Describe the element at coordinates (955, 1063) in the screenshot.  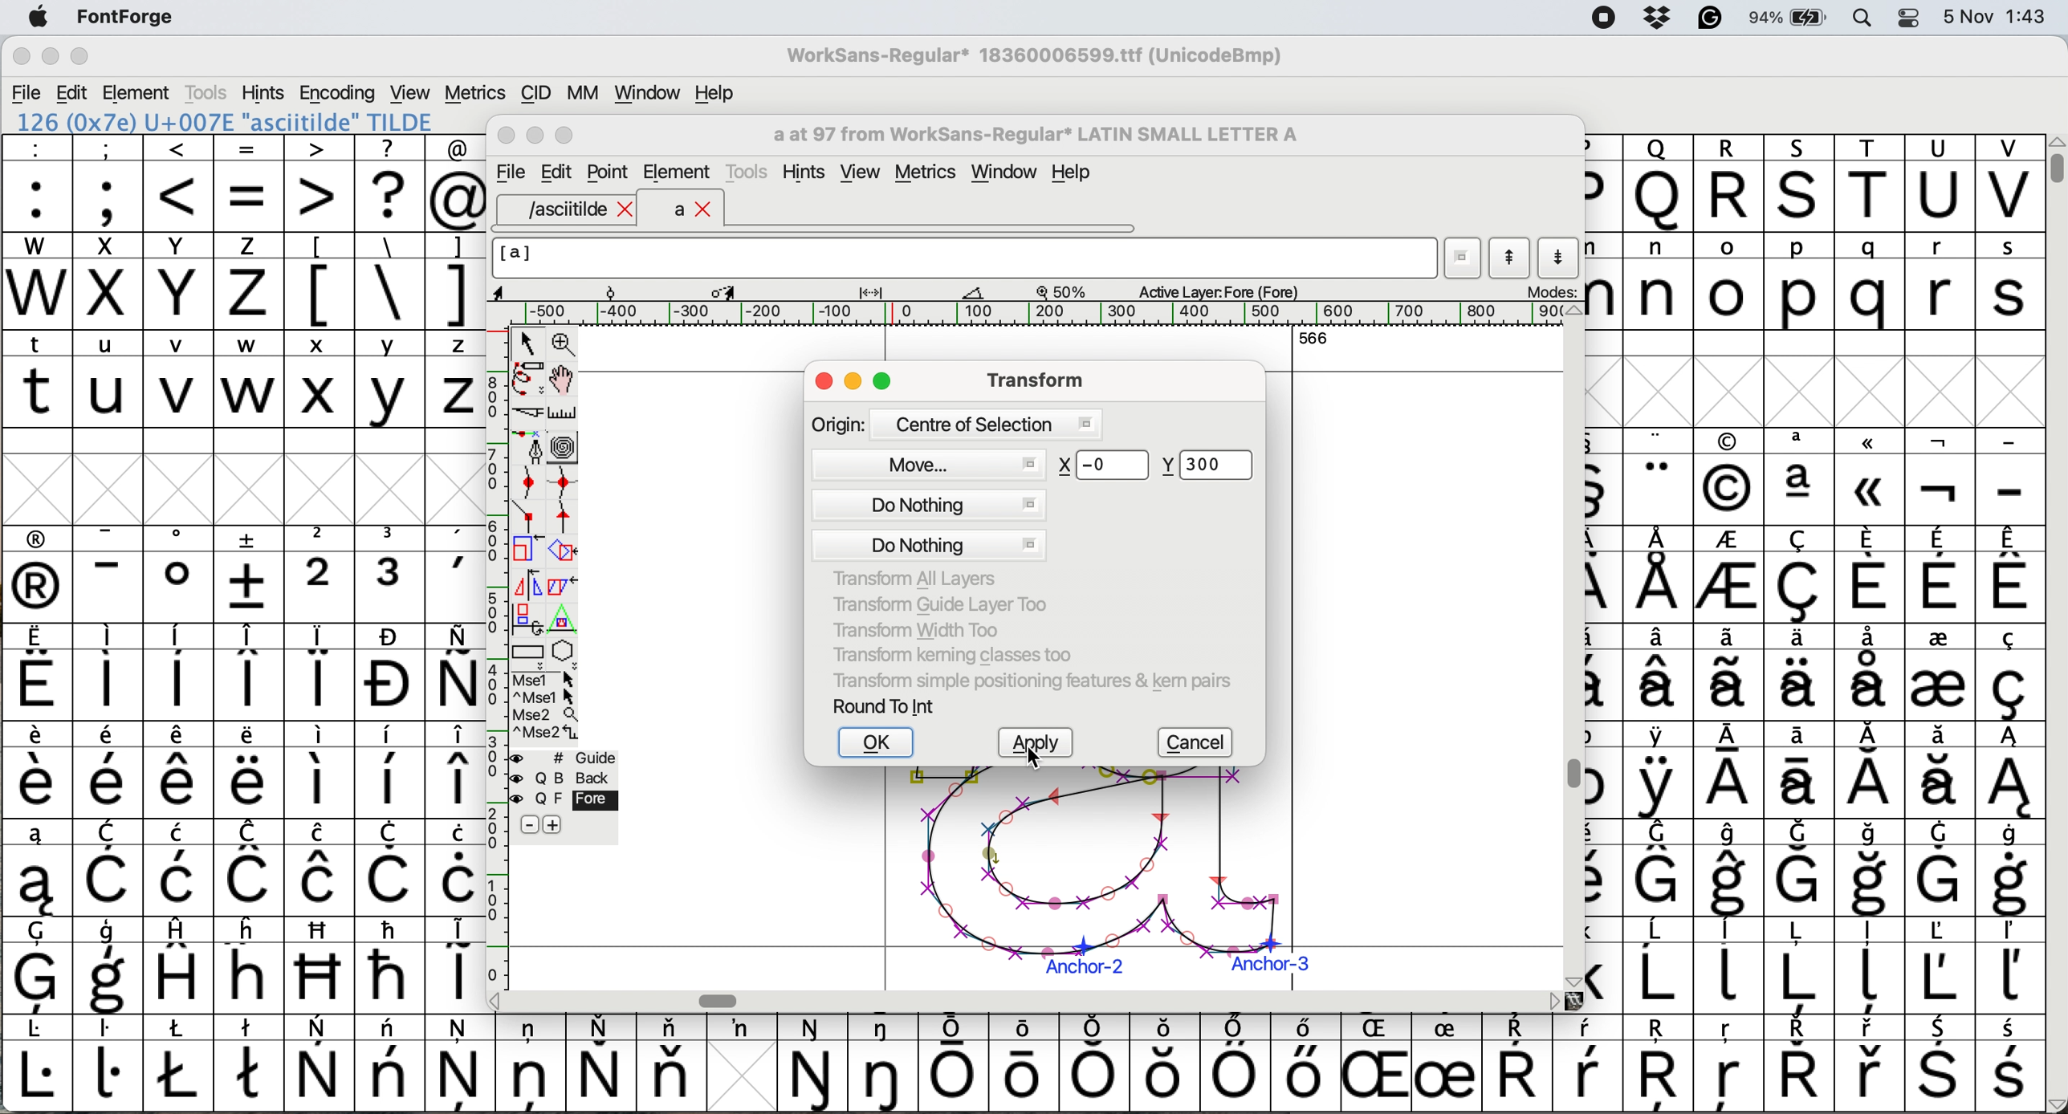
I see `symbol` at that location.